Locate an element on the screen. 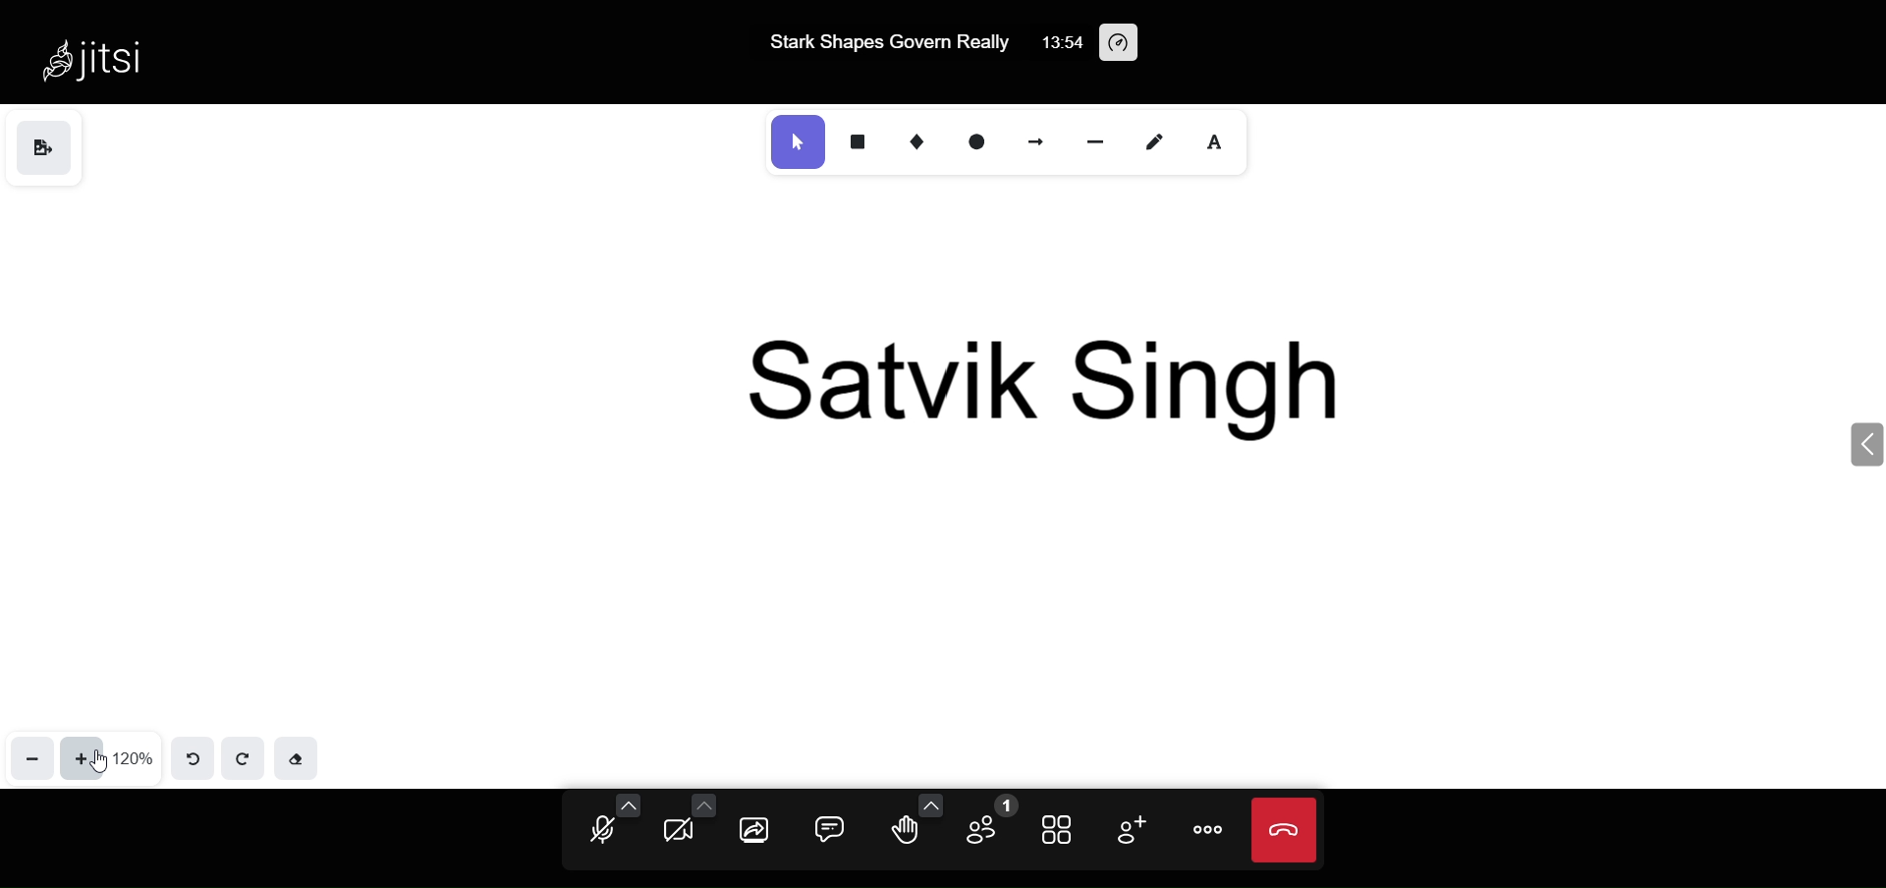 This screenshot has width=1886, height=888. more camera option is located at coordinates (706, 805).